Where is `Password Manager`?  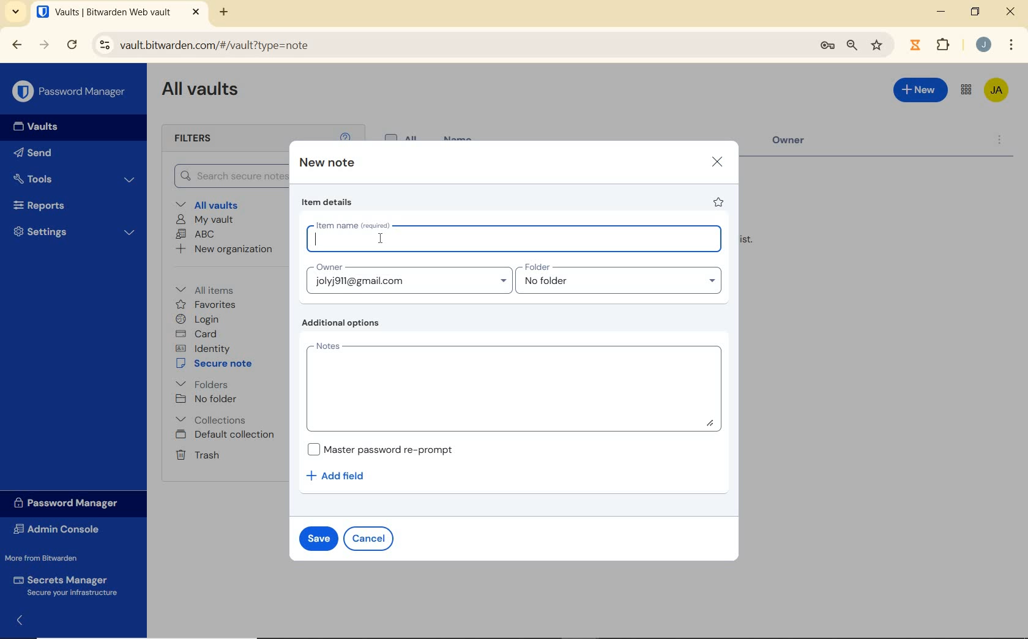
Password Manager is located at coordinates (70, 92).